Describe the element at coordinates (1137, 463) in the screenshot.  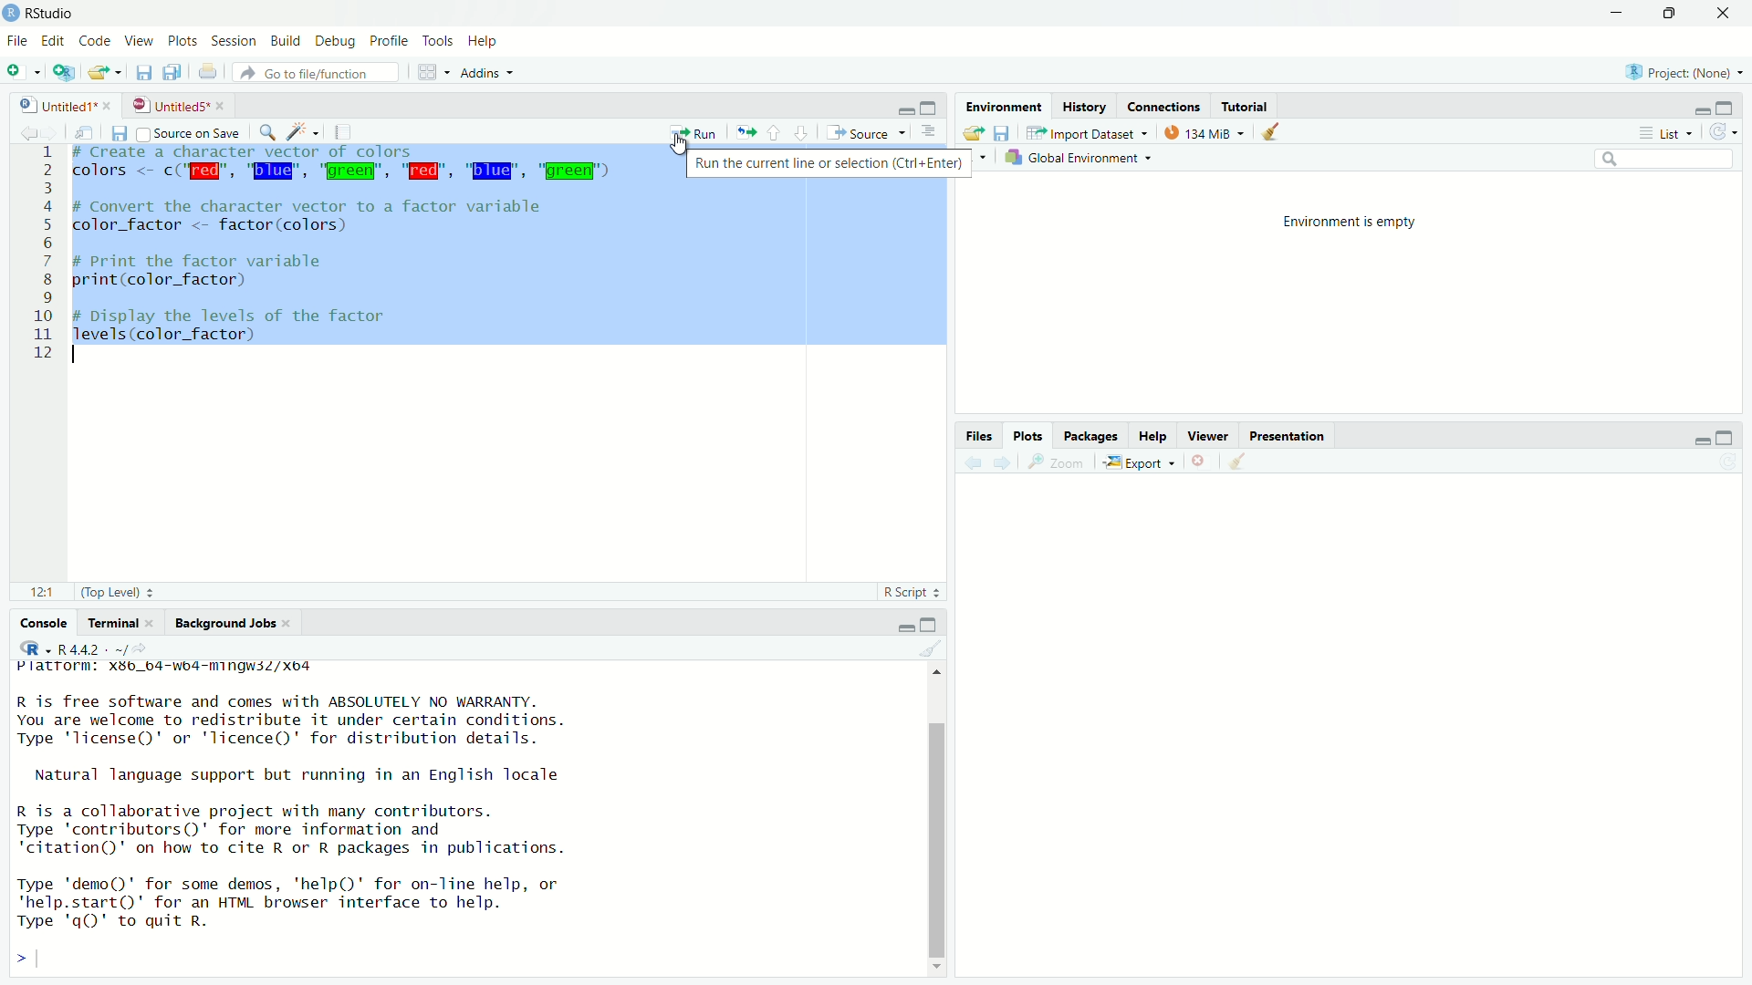
I see `export` at that location.